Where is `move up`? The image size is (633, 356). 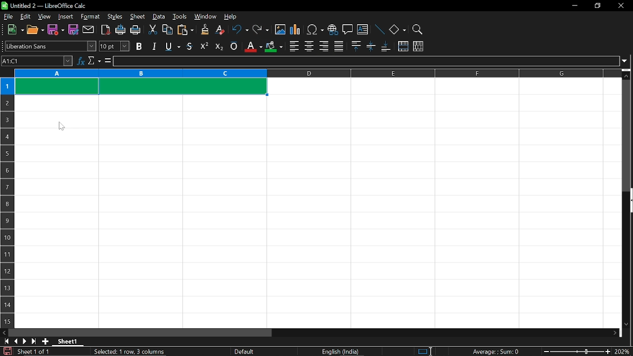
move up is located at coordinates (628, 75).